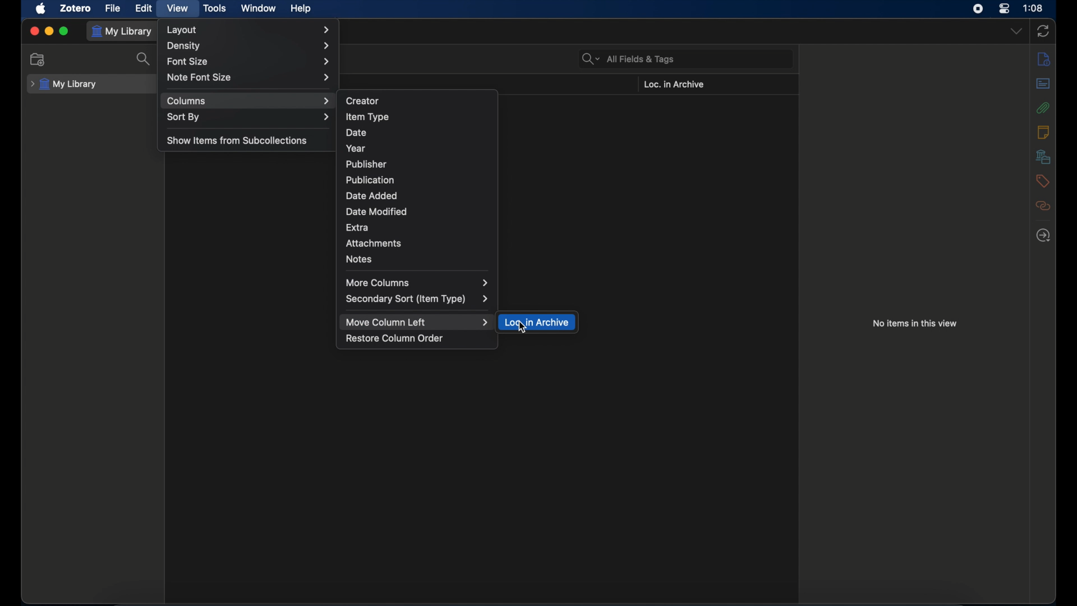 The width and height of the screenshot is (1077, 606). Describe the element at coordinates (215, 9) in the screenshot. I see `tools` at that location.